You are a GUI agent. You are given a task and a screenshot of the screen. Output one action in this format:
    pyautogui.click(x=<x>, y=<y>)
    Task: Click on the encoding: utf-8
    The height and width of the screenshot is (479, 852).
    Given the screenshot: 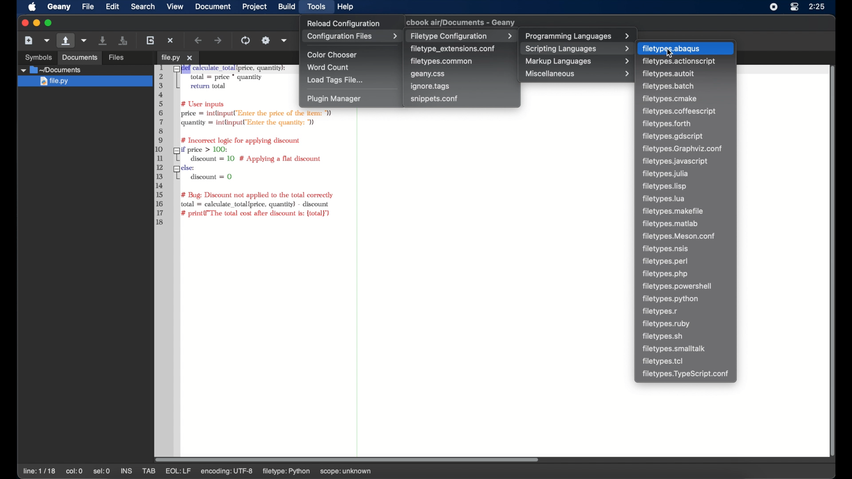 What is the action you would take?
    pyautogui.click(x=253, y=471)
    